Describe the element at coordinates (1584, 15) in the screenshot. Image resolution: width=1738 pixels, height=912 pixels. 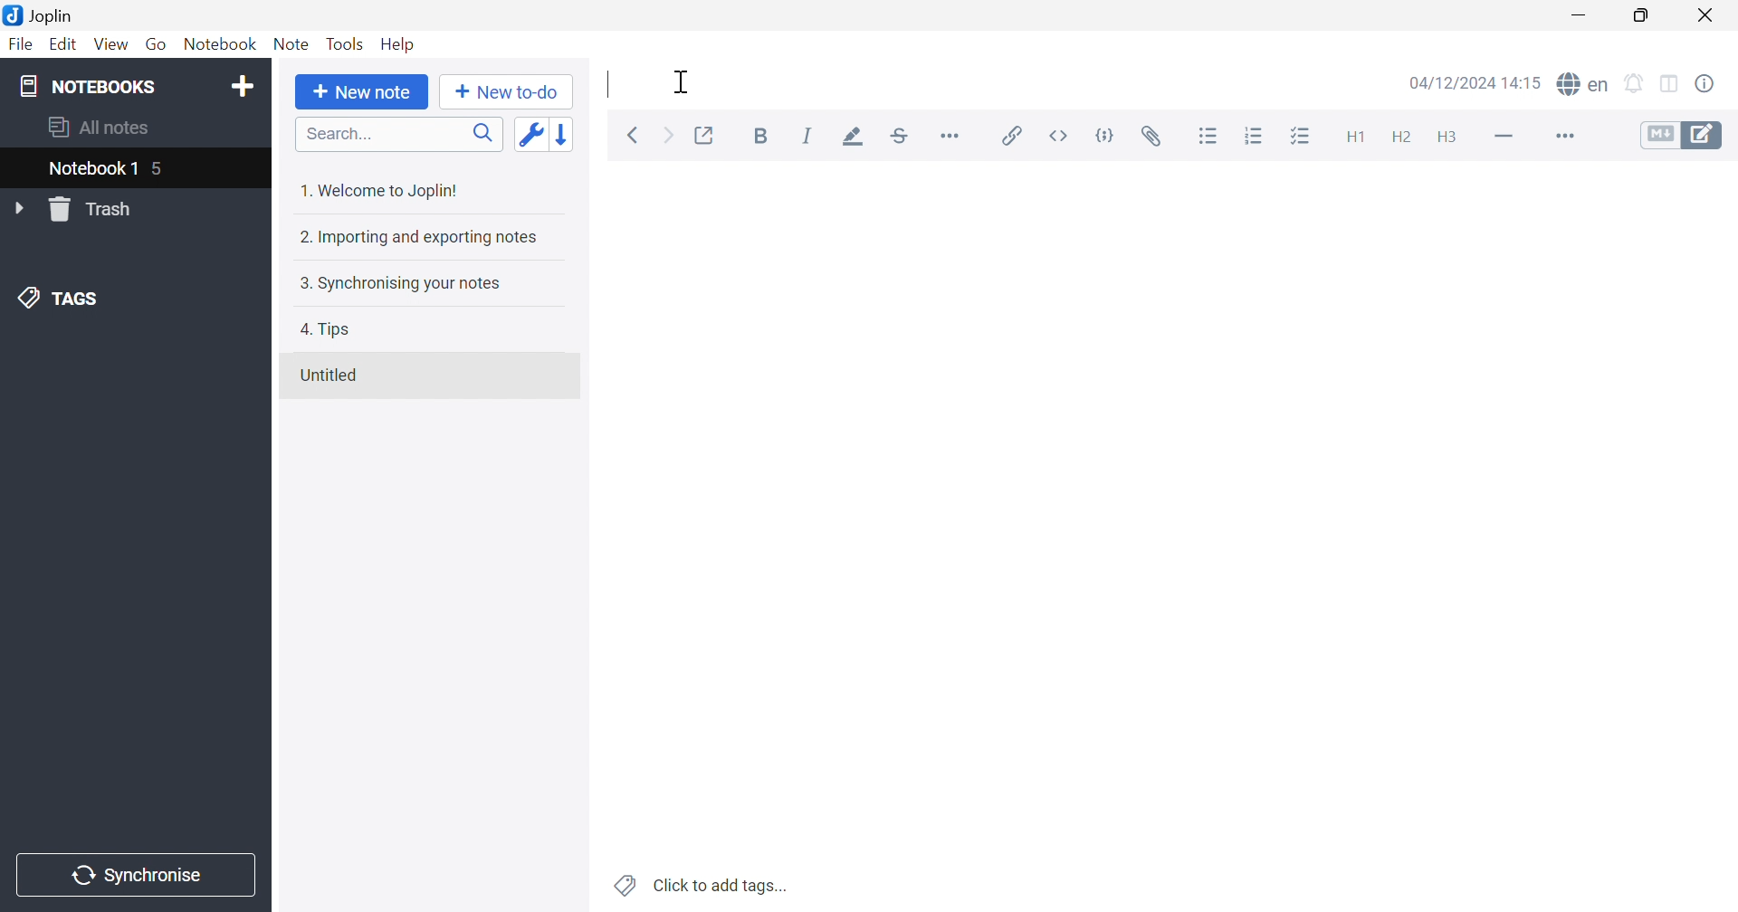
I see `Minimize` at that location.